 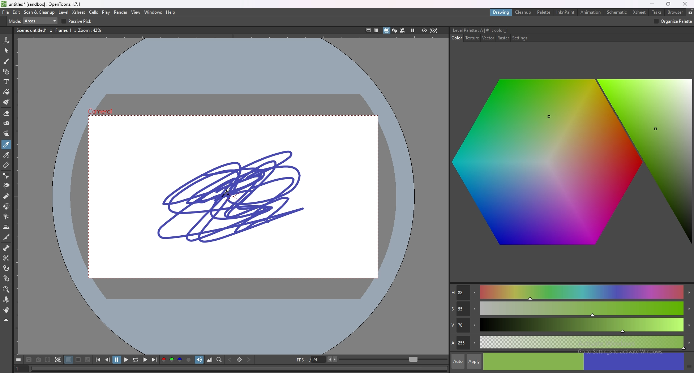 I want to click on safe area, so click(x=368, y=30).